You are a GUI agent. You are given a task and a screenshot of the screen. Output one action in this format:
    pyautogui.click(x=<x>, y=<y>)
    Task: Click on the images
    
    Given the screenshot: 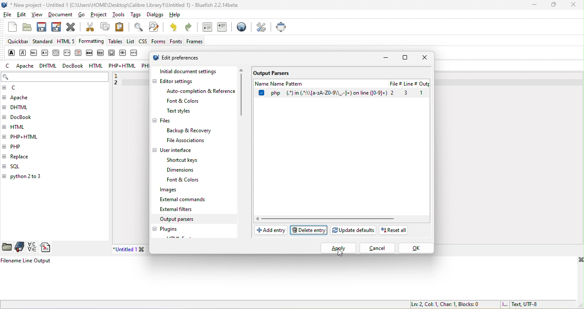 What is the action you would take?
    pyautogui.click(x=165, y=190)
    